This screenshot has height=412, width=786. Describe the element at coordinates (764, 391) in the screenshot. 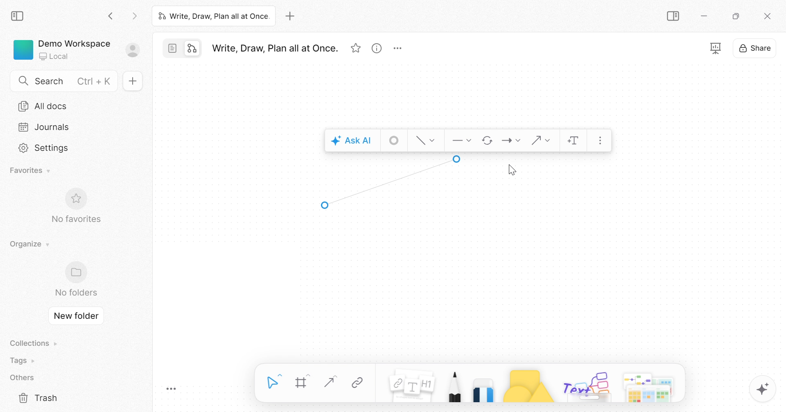

I see `AFFINE AI` at that location.